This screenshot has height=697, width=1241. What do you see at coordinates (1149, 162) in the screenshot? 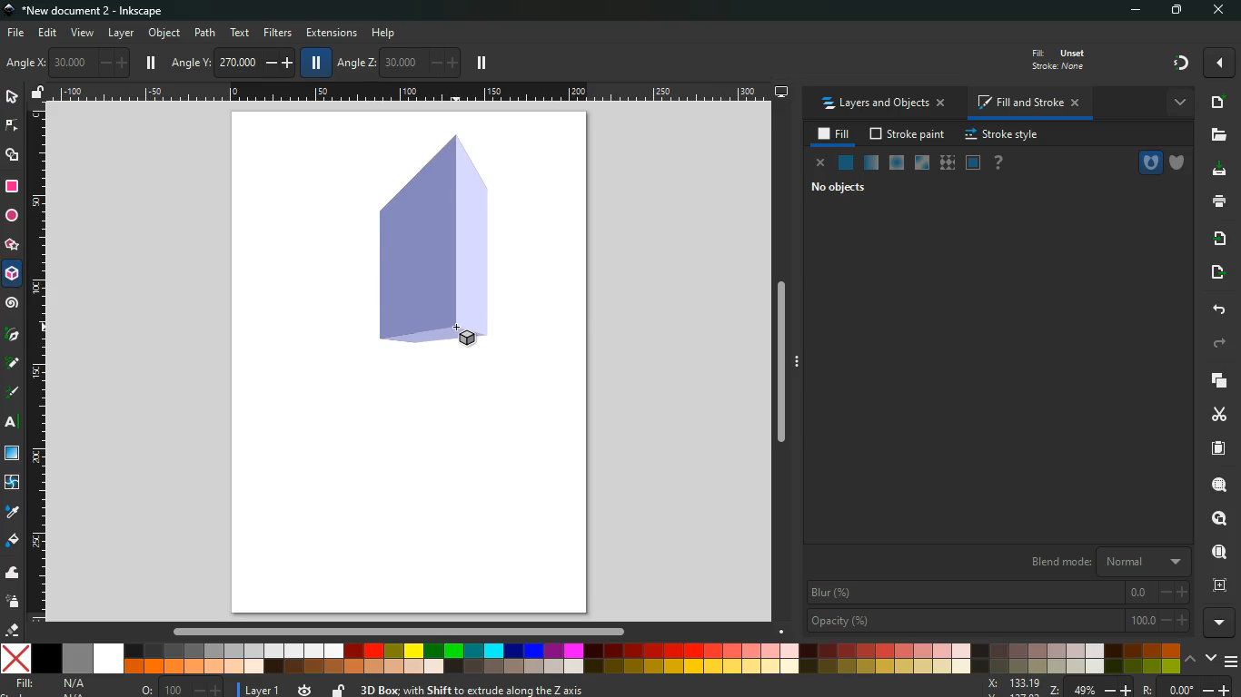
I see `hole` at bounding box center [1149, 162].